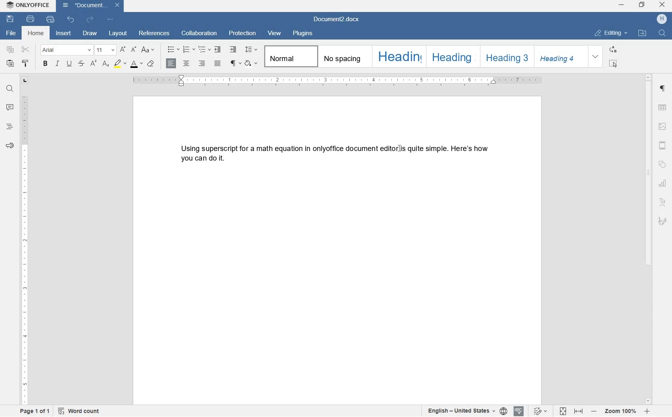 This screenshot has height=417, width=672. I want to click on FIND, so click(661, 33).